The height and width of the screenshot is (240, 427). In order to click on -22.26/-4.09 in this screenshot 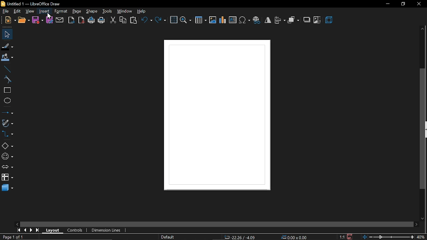, I will do `click(241, 237)`.